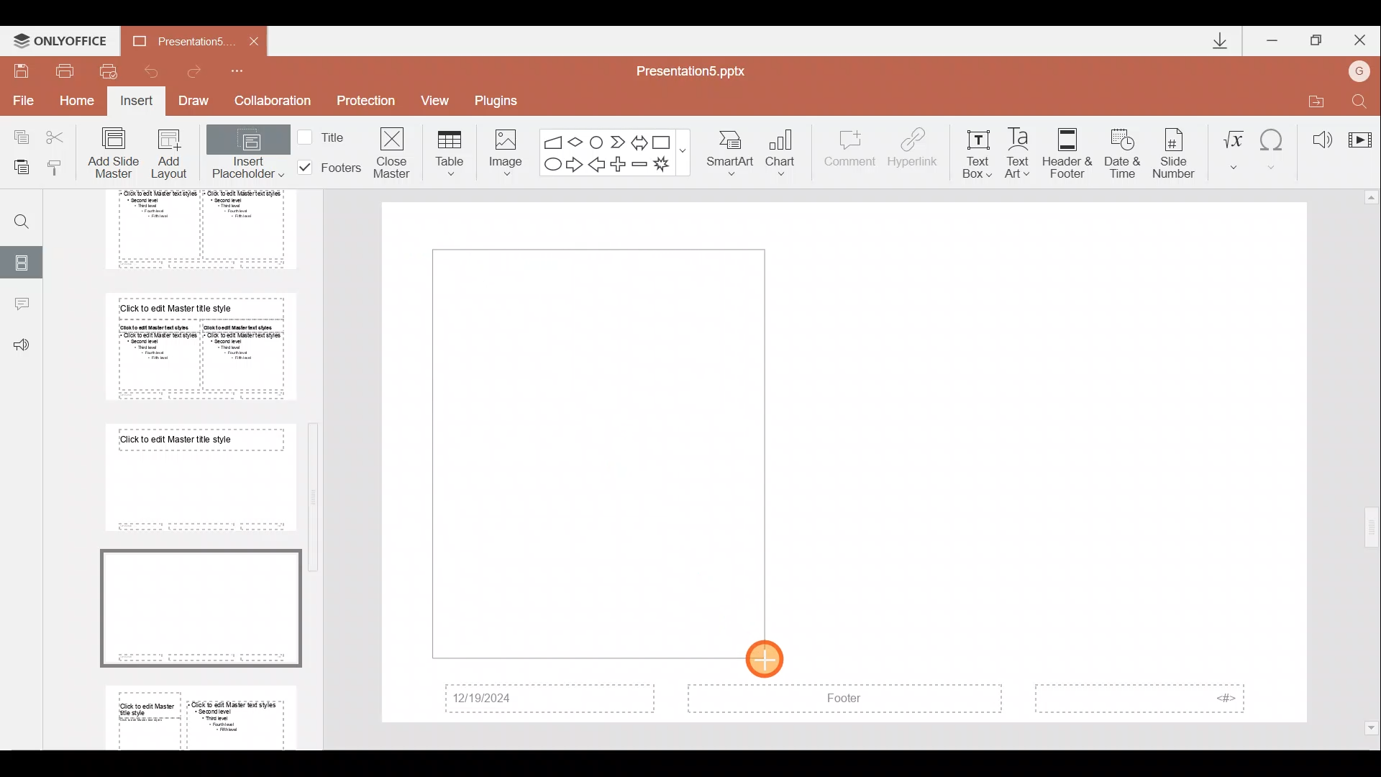 Image resolution: width=1381 pixels, height=777 pixels. I want to click on Comment, so click(850, 155).